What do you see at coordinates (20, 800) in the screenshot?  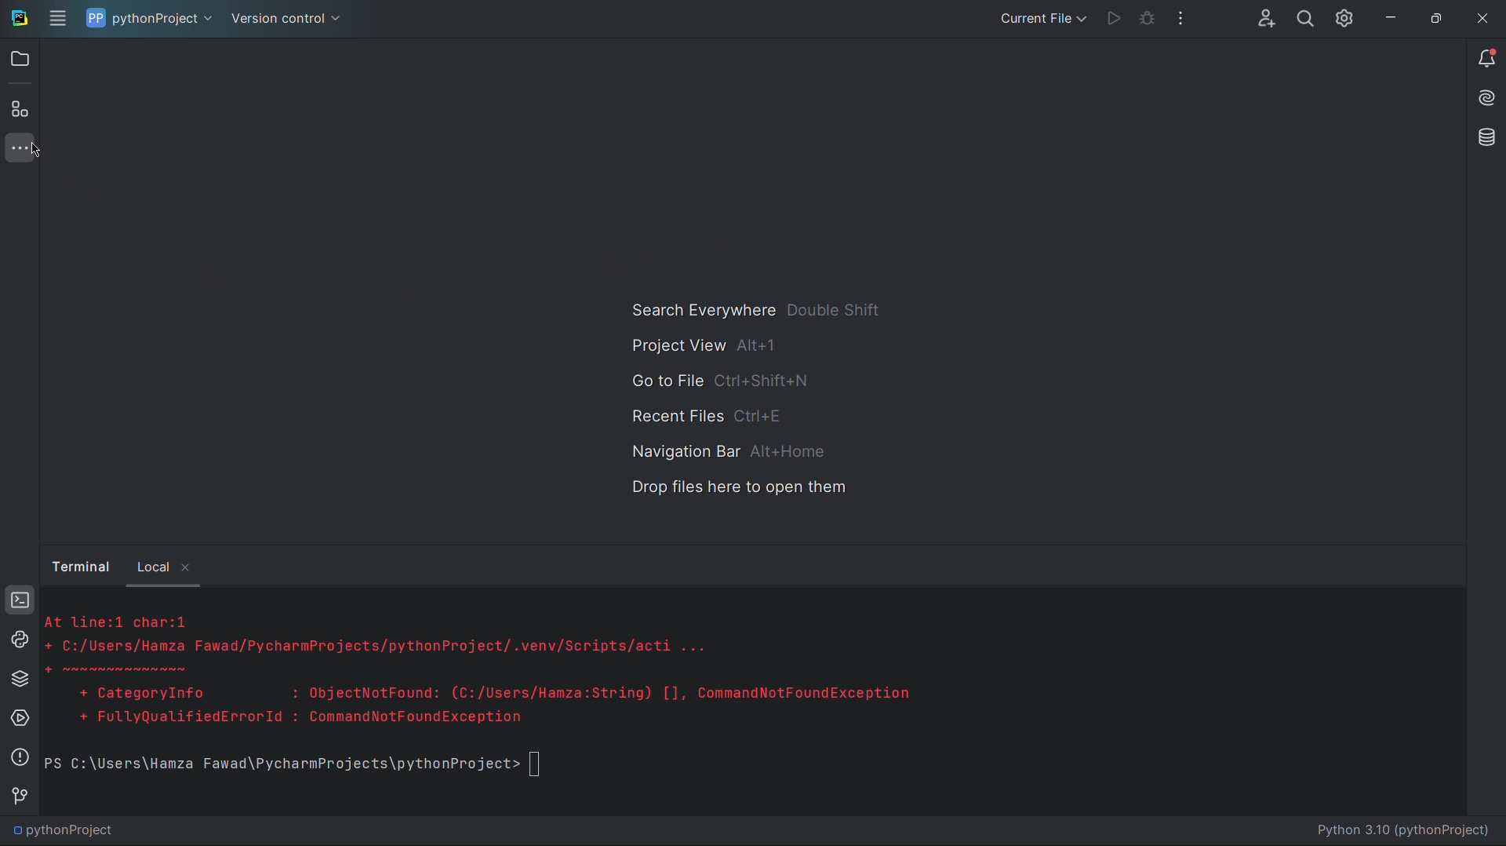 I see `Version Control` at bounding box center [20, 800].